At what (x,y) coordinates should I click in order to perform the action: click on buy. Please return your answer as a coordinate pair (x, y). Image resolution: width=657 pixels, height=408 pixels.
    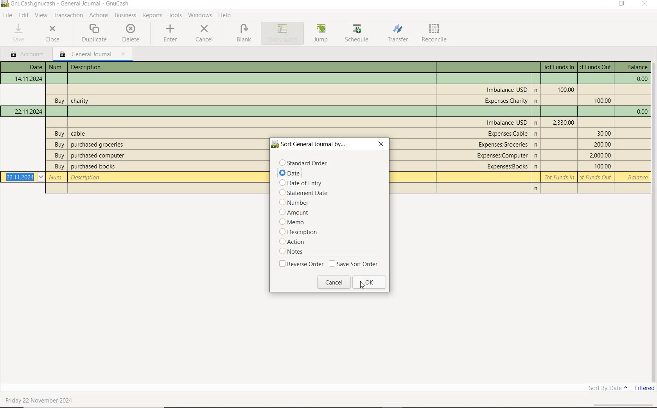
    Looking at the image, I should click on (59, 167).